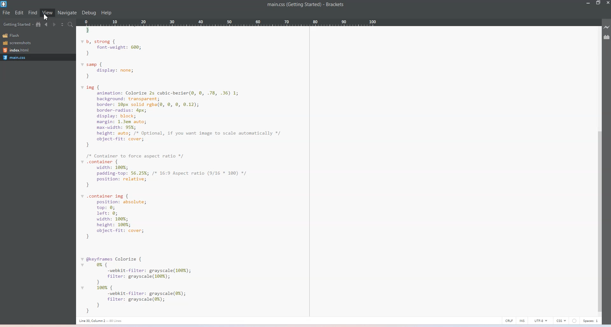 This screenshot has width=611, height=327. Describe the element at coordinates (47, 13) in the screenshot. I see `View` at that location.